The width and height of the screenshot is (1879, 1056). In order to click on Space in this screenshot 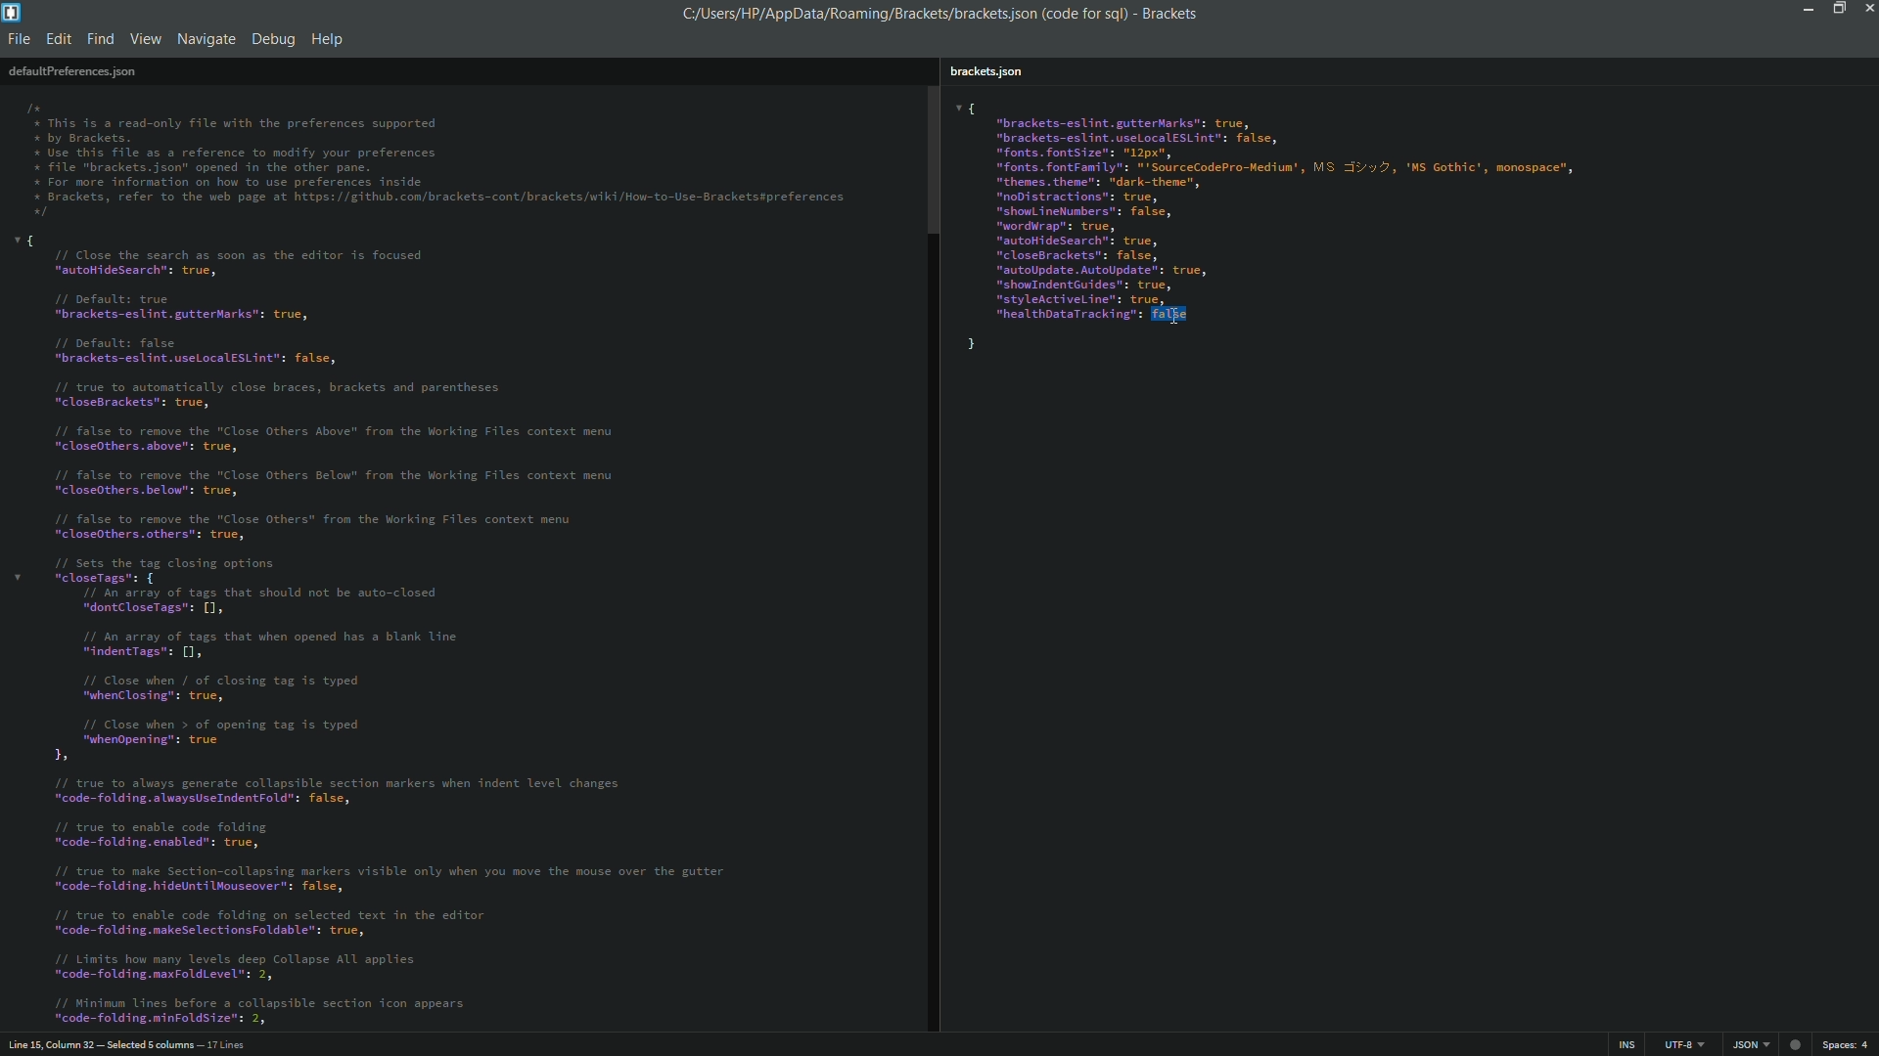, I will do `click(1850, 1046)`.